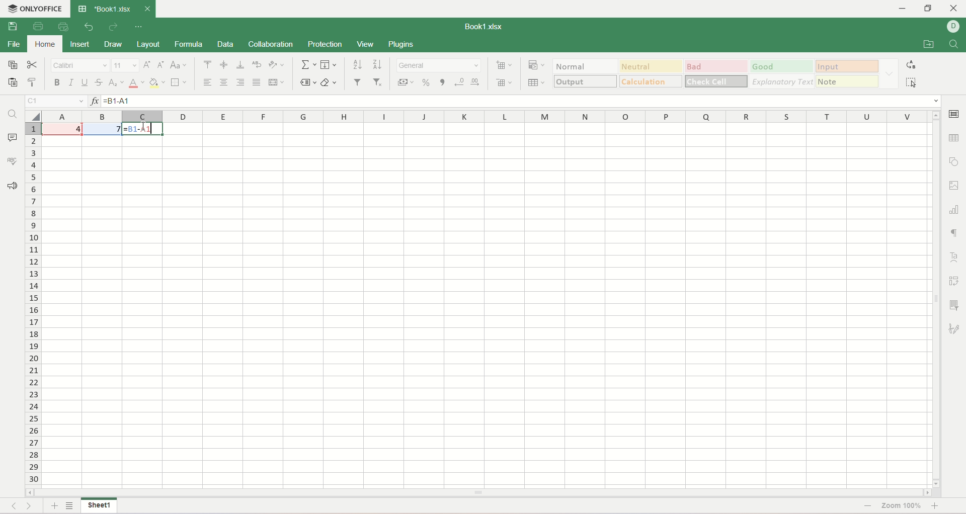 The width and height of the screenshot is (966, 514). I want to click on zoom in, so click(937, 507).